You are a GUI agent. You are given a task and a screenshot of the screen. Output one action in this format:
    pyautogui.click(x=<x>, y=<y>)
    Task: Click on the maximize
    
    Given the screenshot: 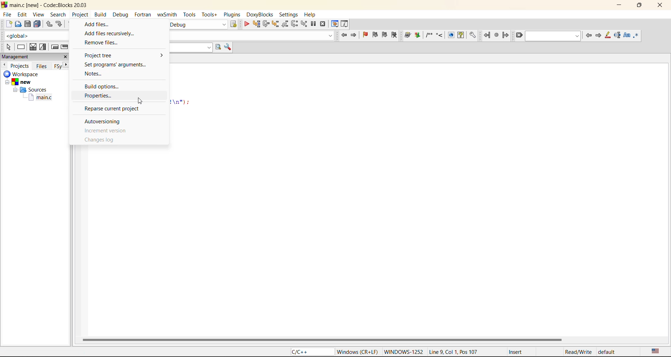 What is the action you would take?
    pyautogui.click(x=641, y=6)
    